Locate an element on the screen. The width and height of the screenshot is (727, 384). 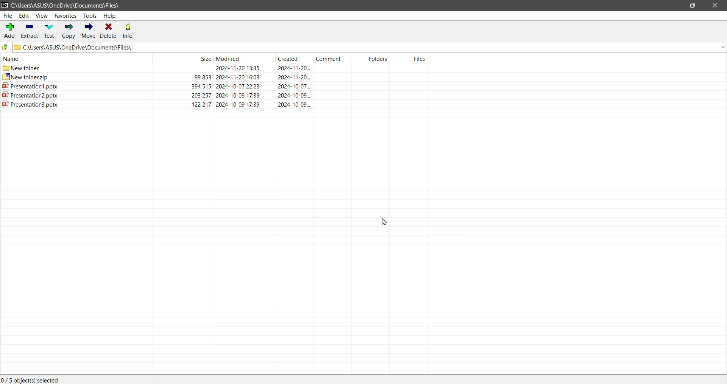
Files Created Date is located at coordinates (295, 59).